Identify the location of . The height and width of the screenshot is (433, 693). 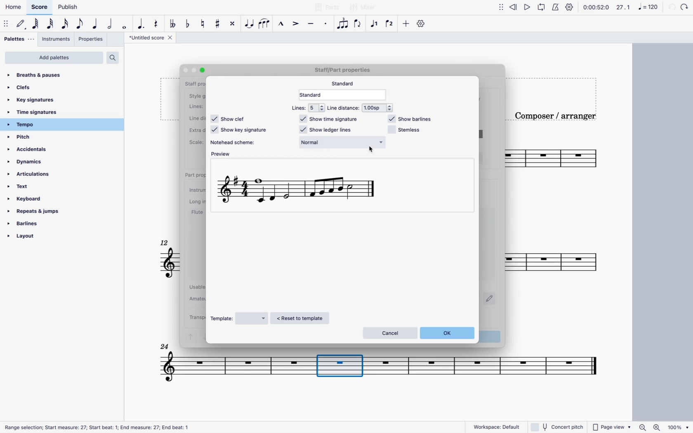
(194, 69).